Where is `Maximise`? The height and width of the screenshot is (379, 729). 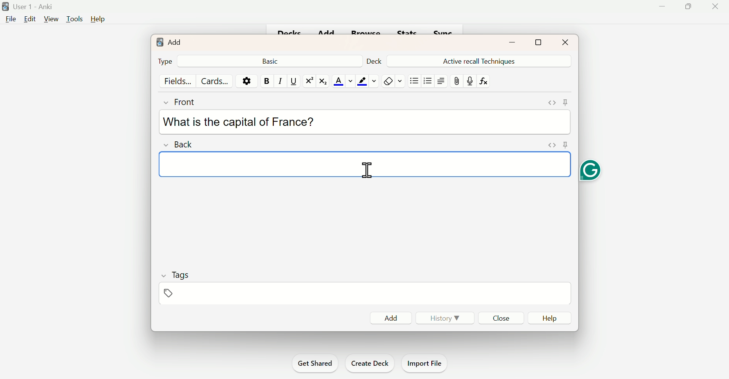 Maximise is located at coordinates (688, 6).